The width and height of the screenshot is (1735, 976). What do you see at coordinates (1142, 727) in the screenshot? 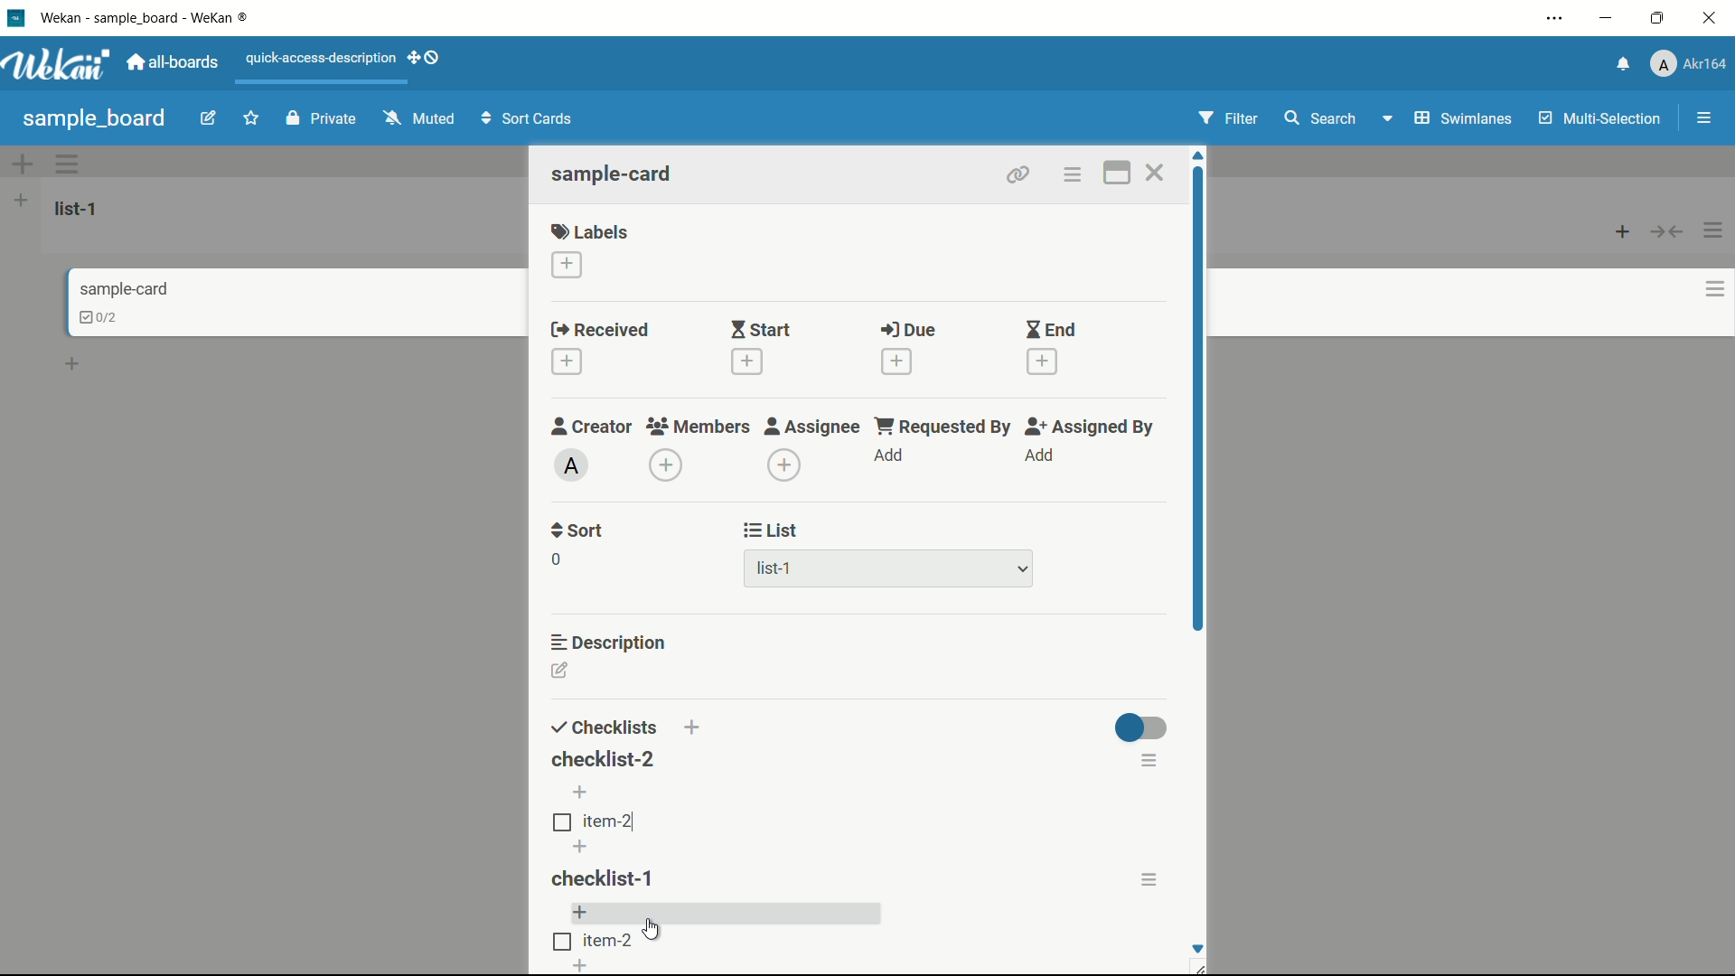
I see `toggle button` at bounding box center [1142, 727].